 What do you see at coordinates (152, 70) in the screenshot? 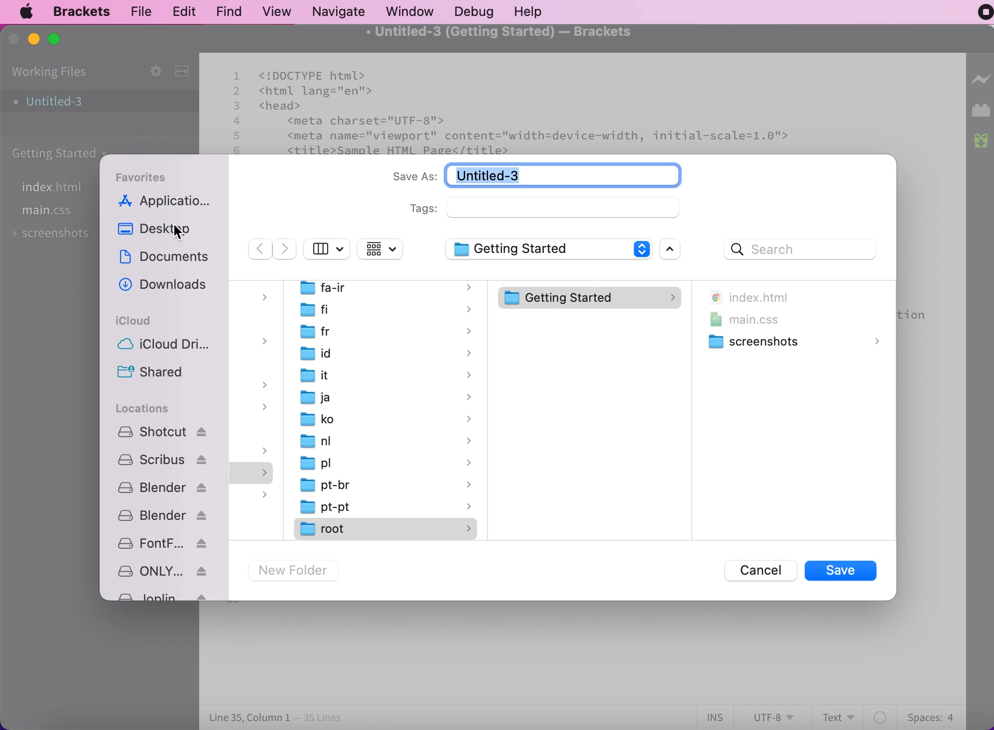
I see `configure working set` at bounding box center [152, 70].